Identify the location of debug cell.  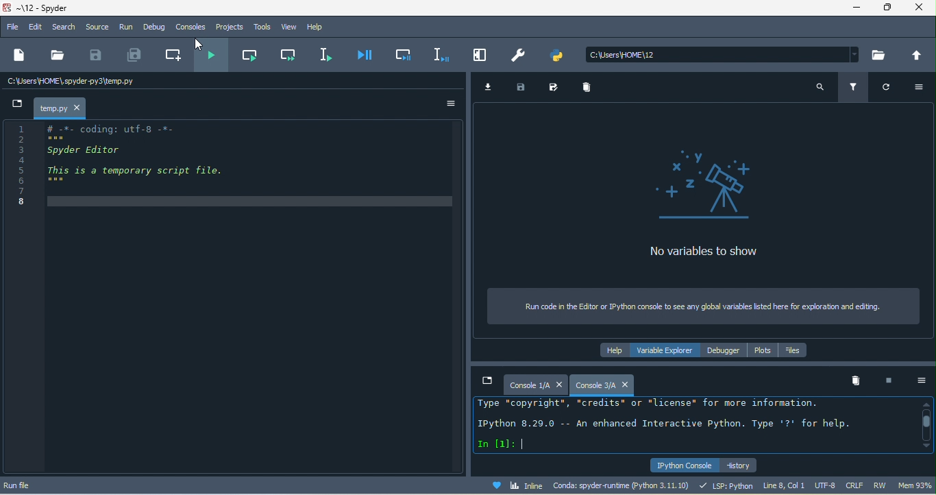
(406, 57).